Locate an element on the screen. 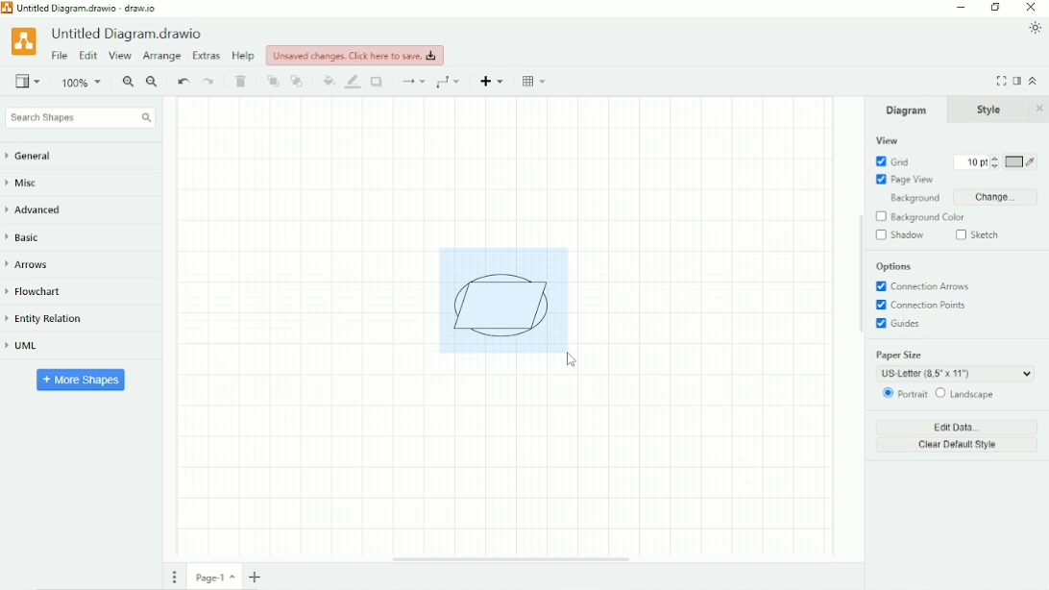 The width and height of the screenshot is (1049, 590). Arrange is located at coordinates (161, 57).